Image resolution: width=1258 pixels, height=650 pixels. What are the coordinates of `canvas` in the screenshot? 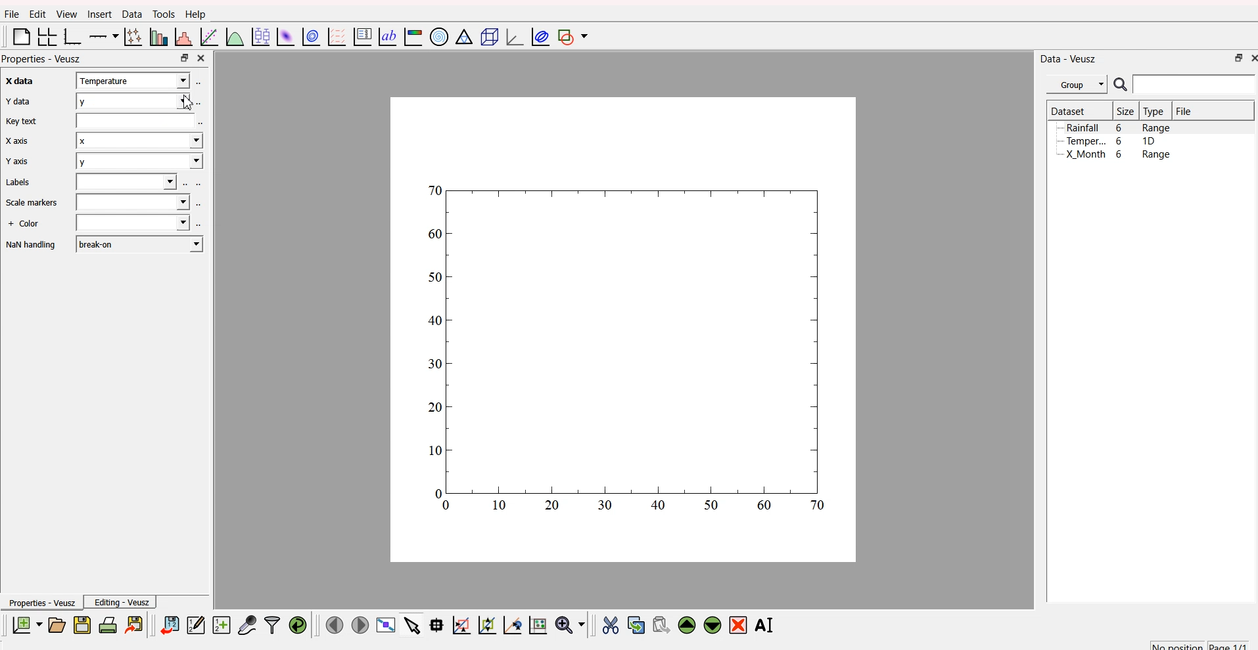 It's located at (624, 332).